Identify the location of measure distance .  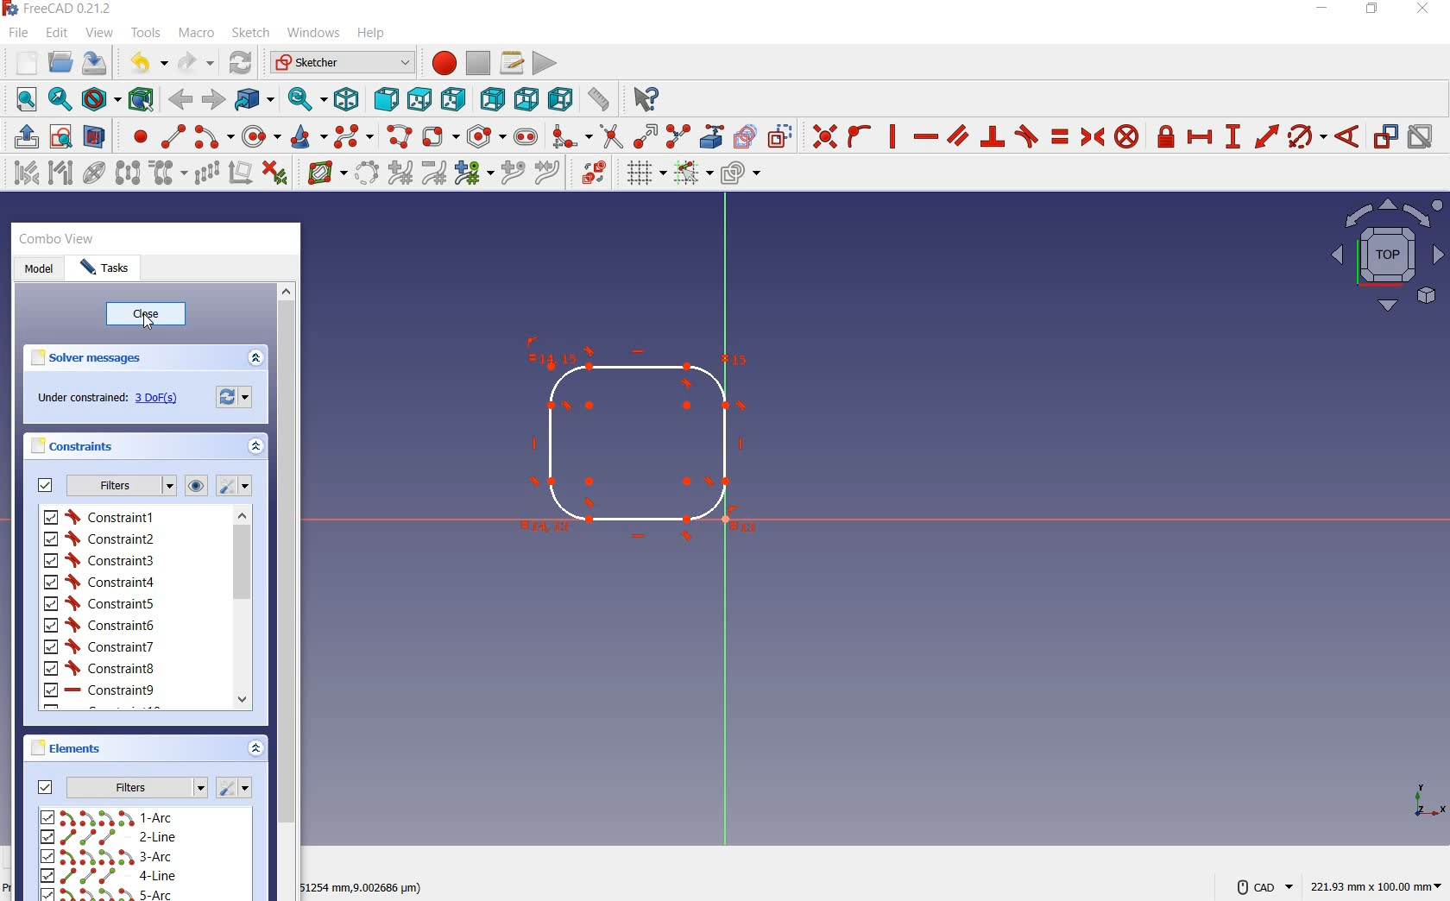
(601, 98).